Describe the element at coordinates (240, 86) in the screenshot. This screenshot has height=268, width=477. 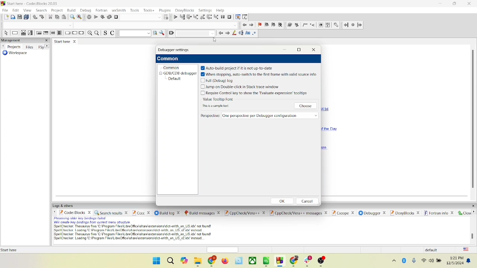
I see `jump on double click in stack trace window` at that location.